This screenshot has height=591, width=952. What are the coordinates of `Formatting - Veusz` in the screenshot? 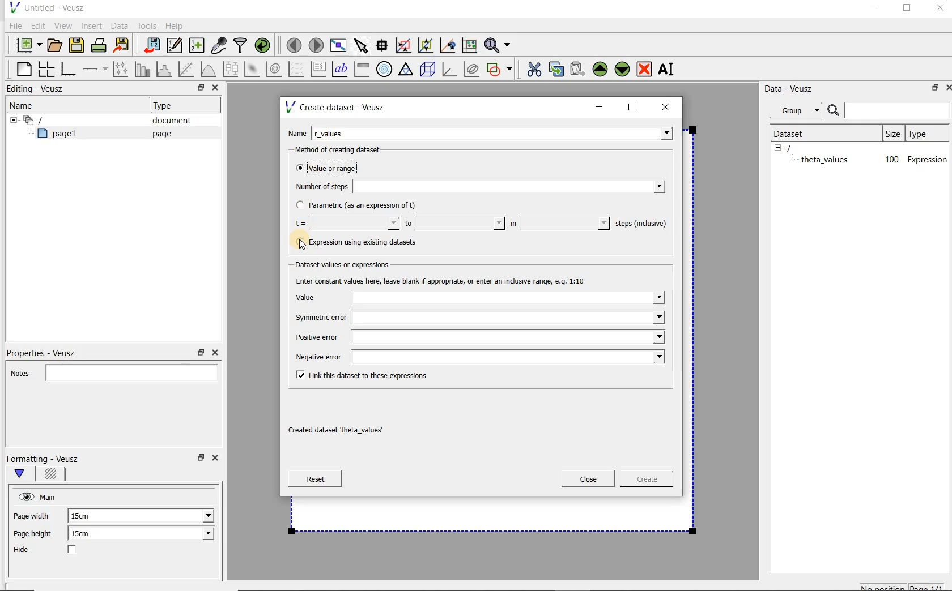 It's located at (44, 459).